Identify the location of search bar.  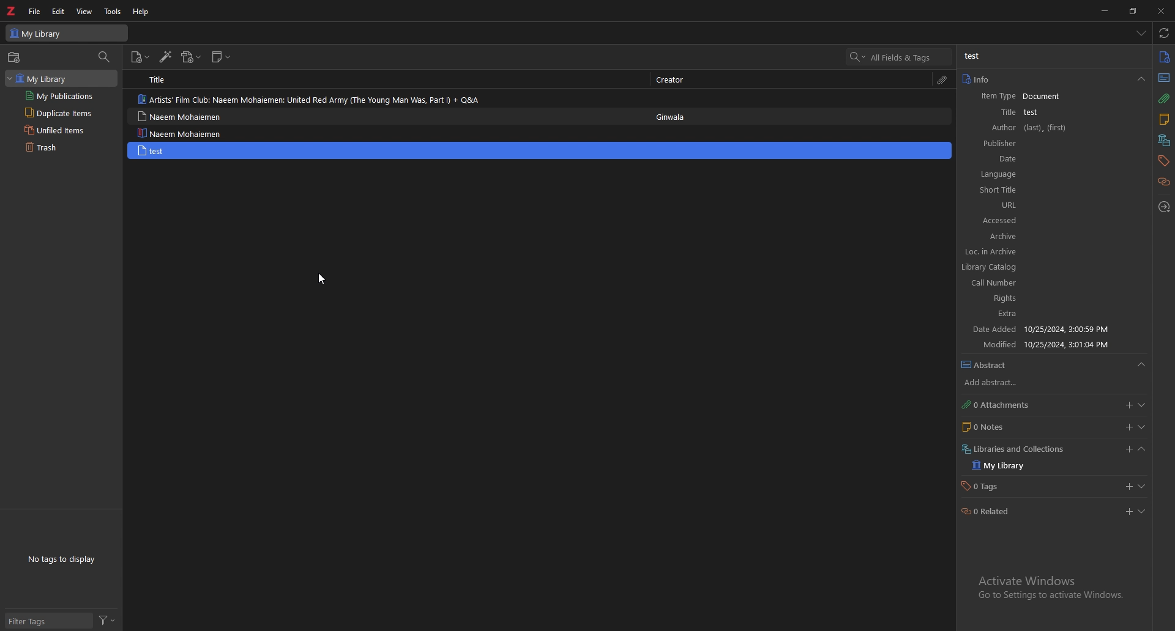
(899, 57).